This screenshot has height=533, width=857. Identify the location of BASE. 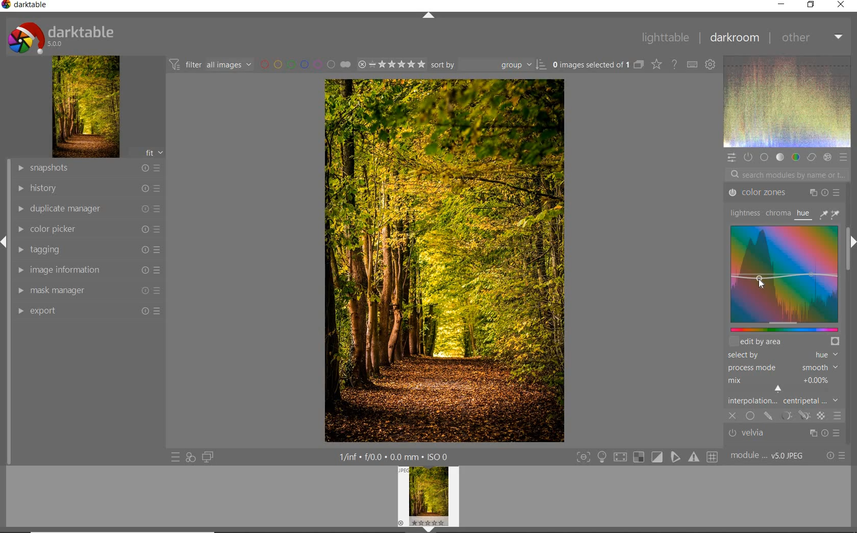
(764, 158).